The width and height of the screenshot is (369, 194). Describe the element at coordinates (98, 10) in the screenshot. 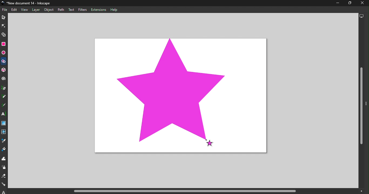

I see `Extensions` at that location.